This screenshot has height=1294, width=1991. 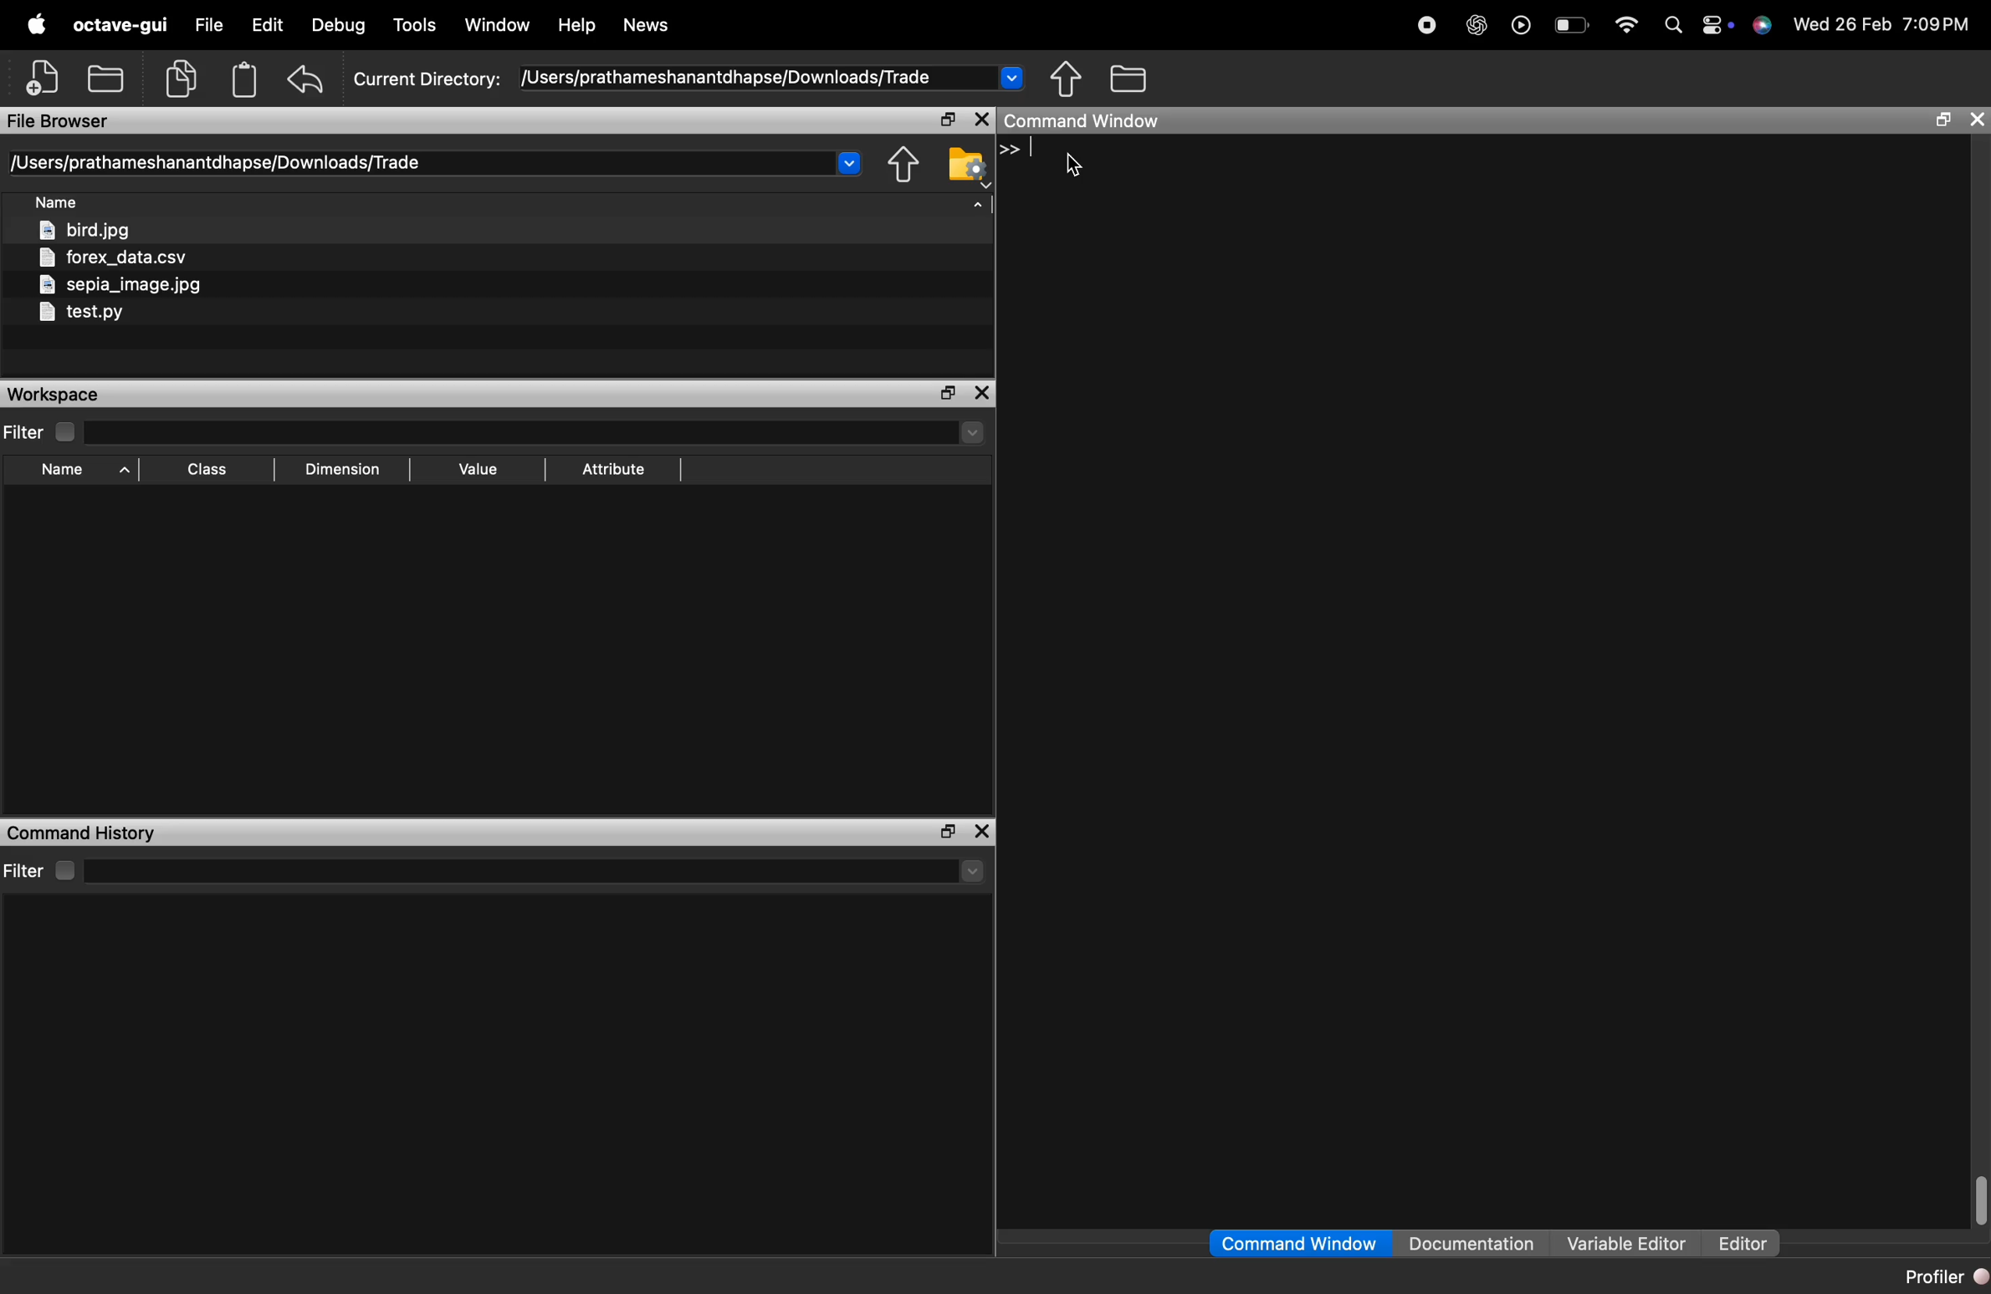 I want to click on editor, so click(x=1743, y=1245).